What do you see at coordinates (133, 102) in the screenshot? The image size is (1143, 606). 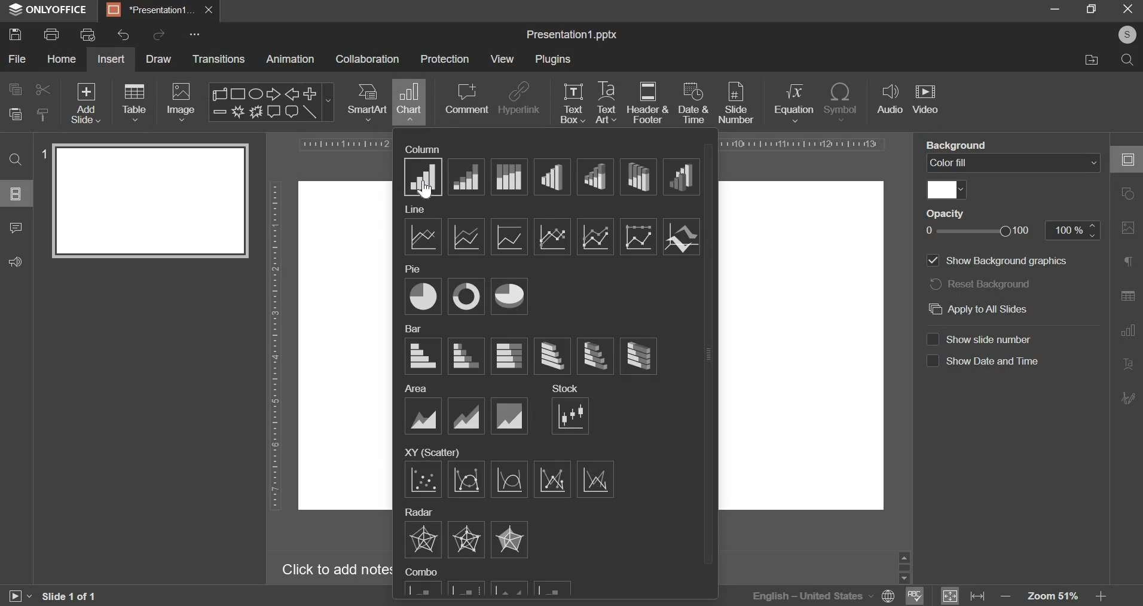 I see `table` at bounding box center [133, 102].